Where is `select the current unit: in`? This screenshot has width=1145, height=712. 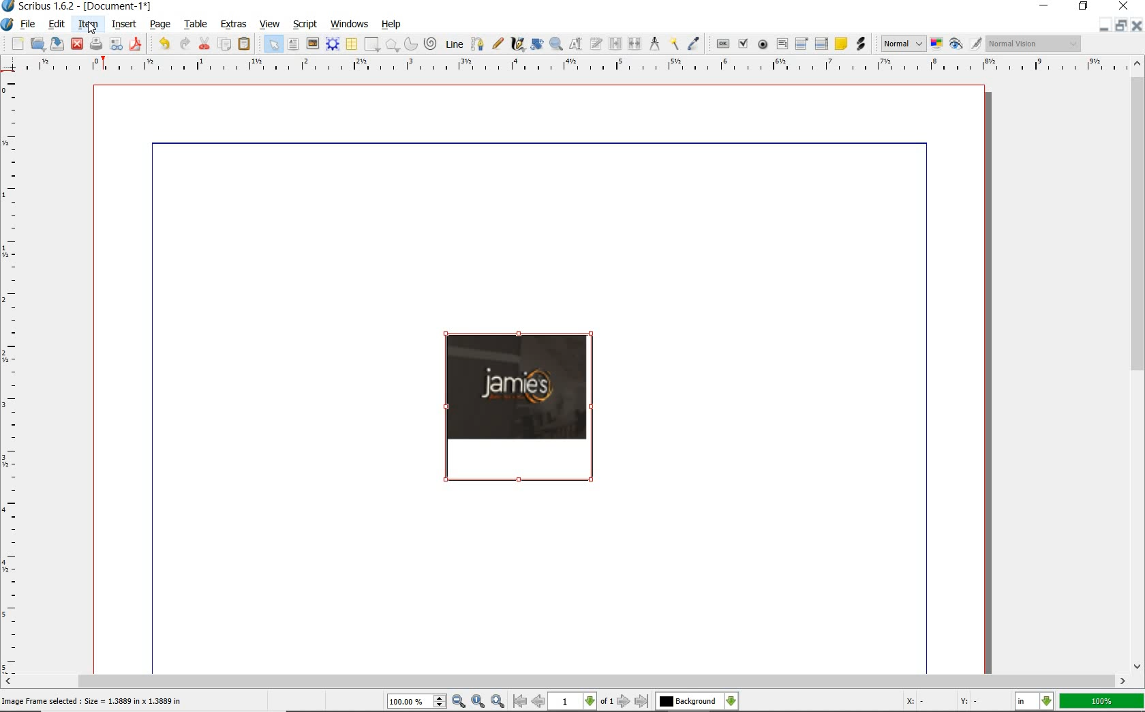 select the current unit: in is located at coordinates (1034, 700).